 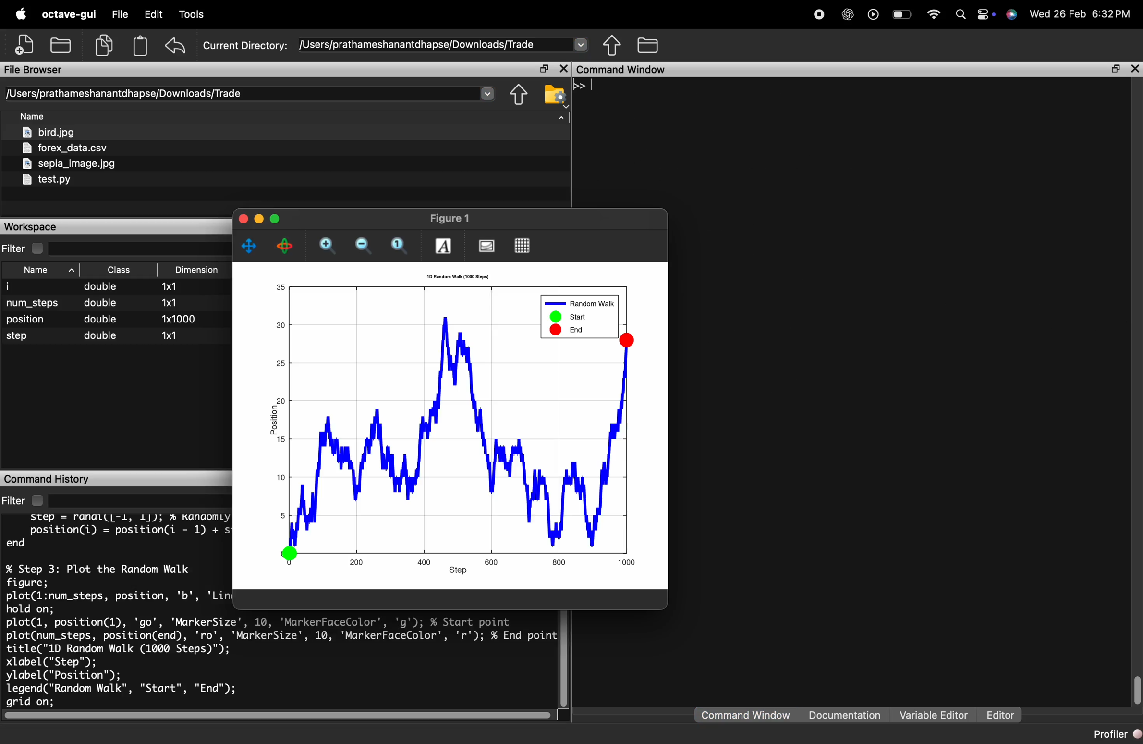 I want to click on current directory, so click(x=251, y=94).